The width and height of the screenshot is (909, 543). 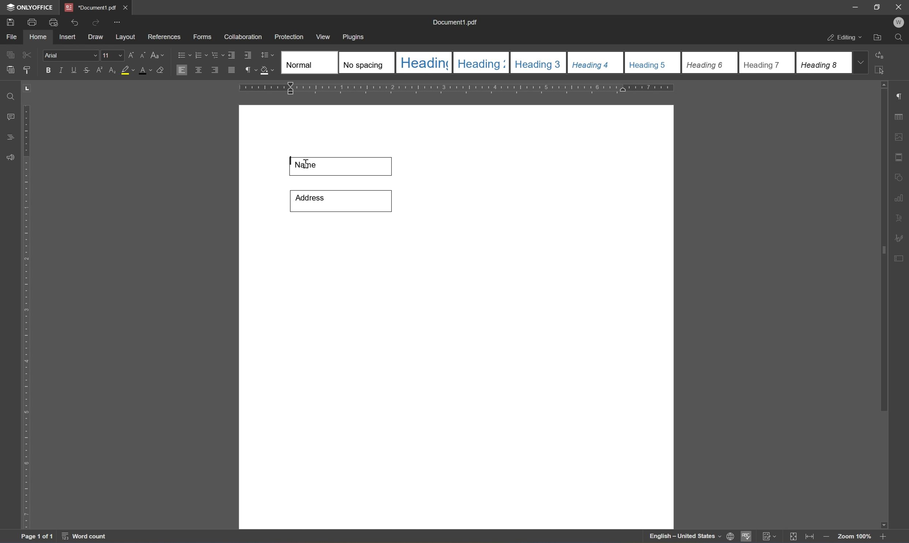 I want to click on track changes, so click(x=770, y=536).